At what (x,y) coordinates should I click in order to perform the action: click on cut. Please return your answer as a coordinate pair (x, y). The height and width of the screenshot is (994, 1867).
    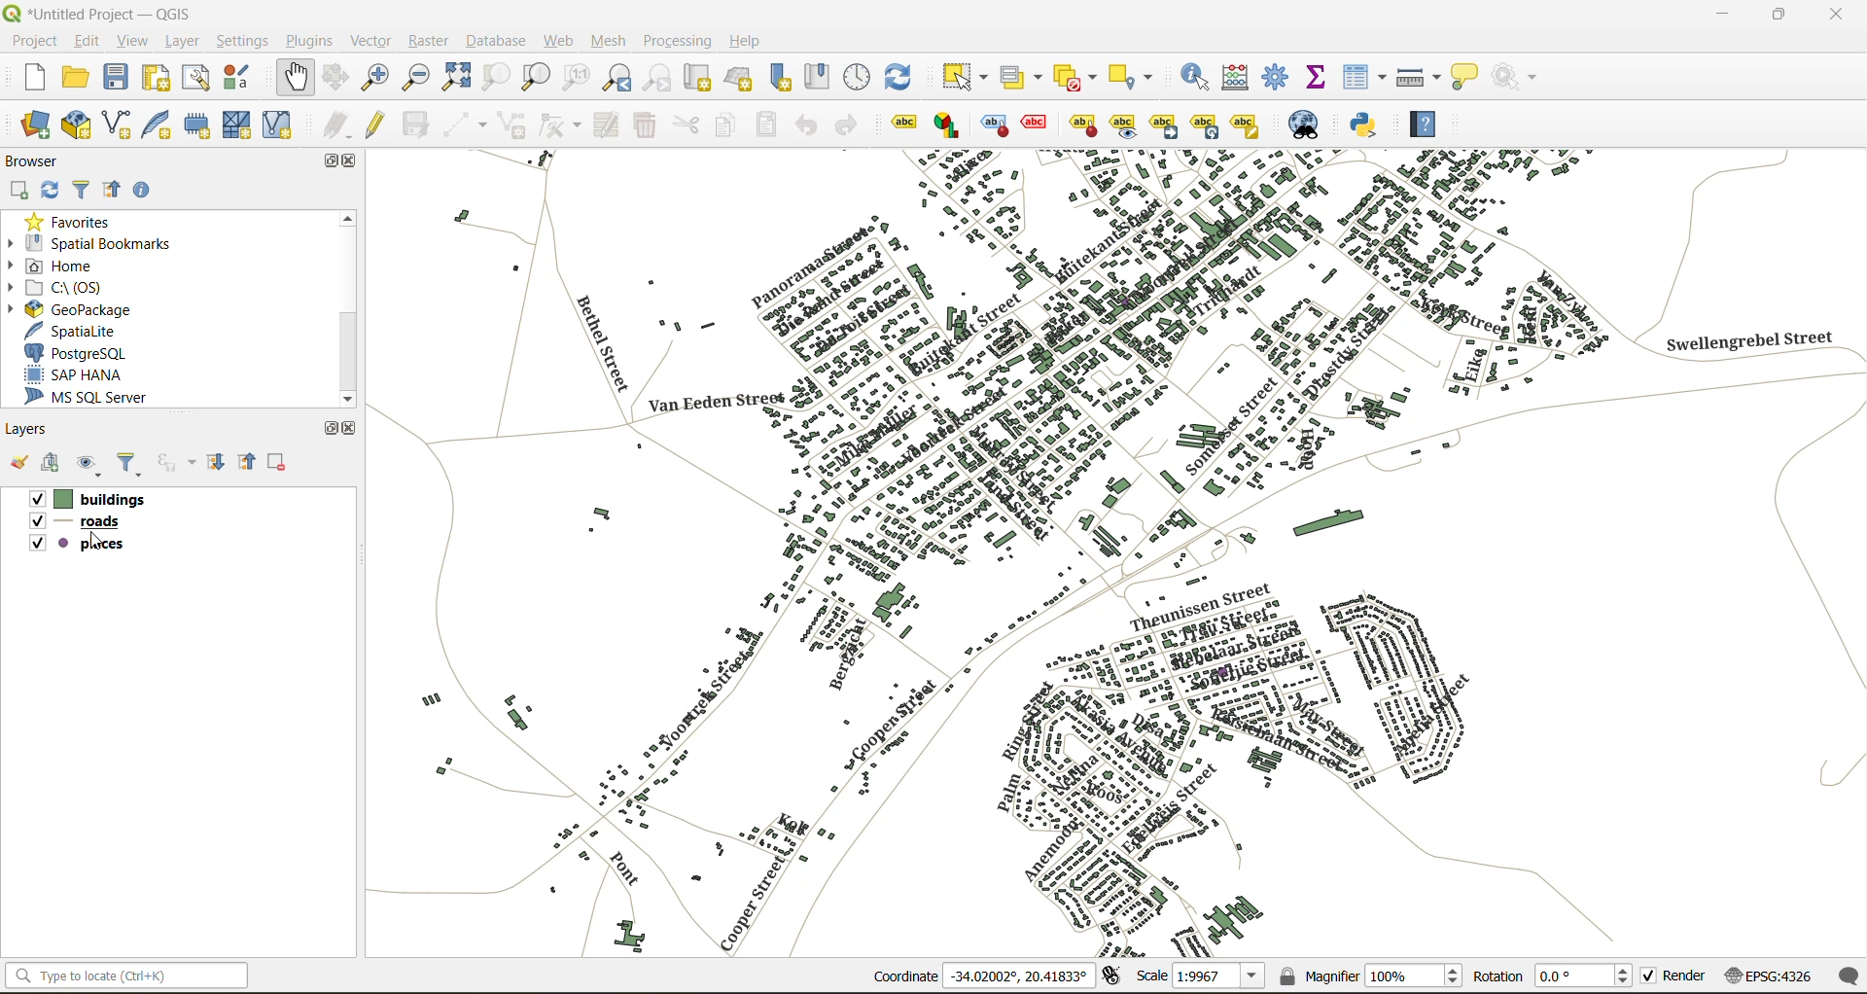
    Looking at the image, I should click on (688, 126).